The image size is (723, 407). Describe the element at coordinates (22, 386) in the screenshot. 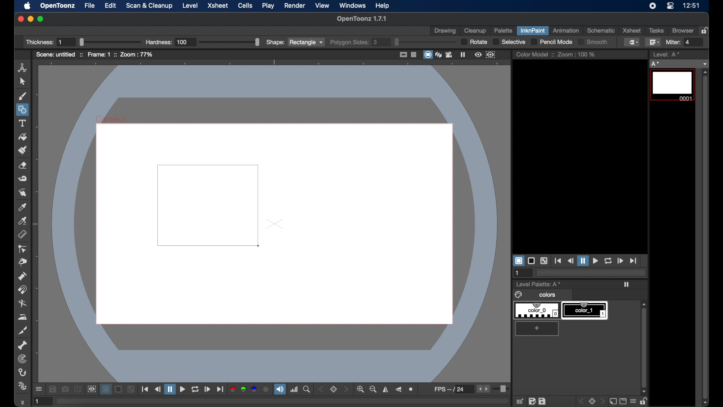

I see `plastic tool` at that location.